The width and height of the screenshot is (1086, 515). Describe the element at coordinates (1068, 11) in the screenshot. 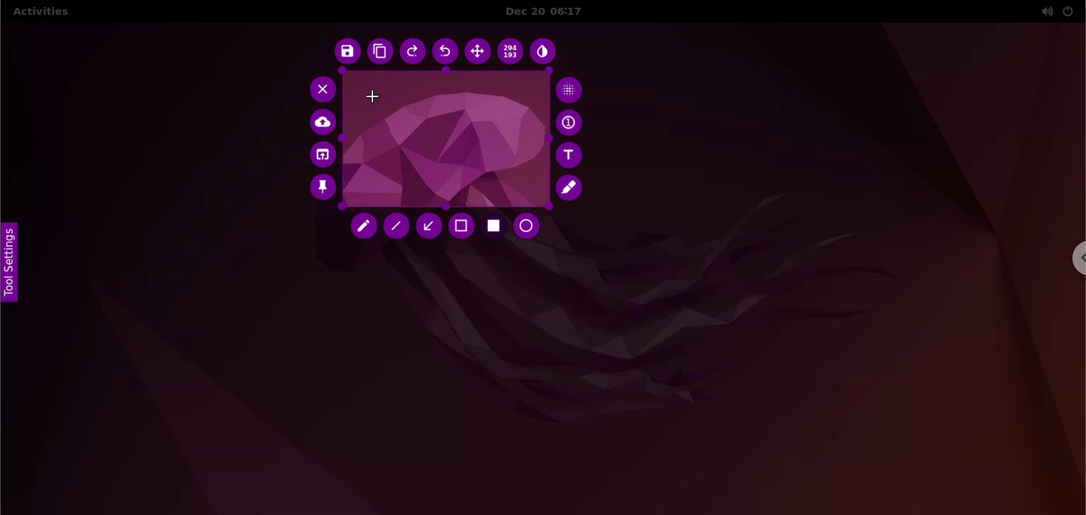

I see `power options` at that location.